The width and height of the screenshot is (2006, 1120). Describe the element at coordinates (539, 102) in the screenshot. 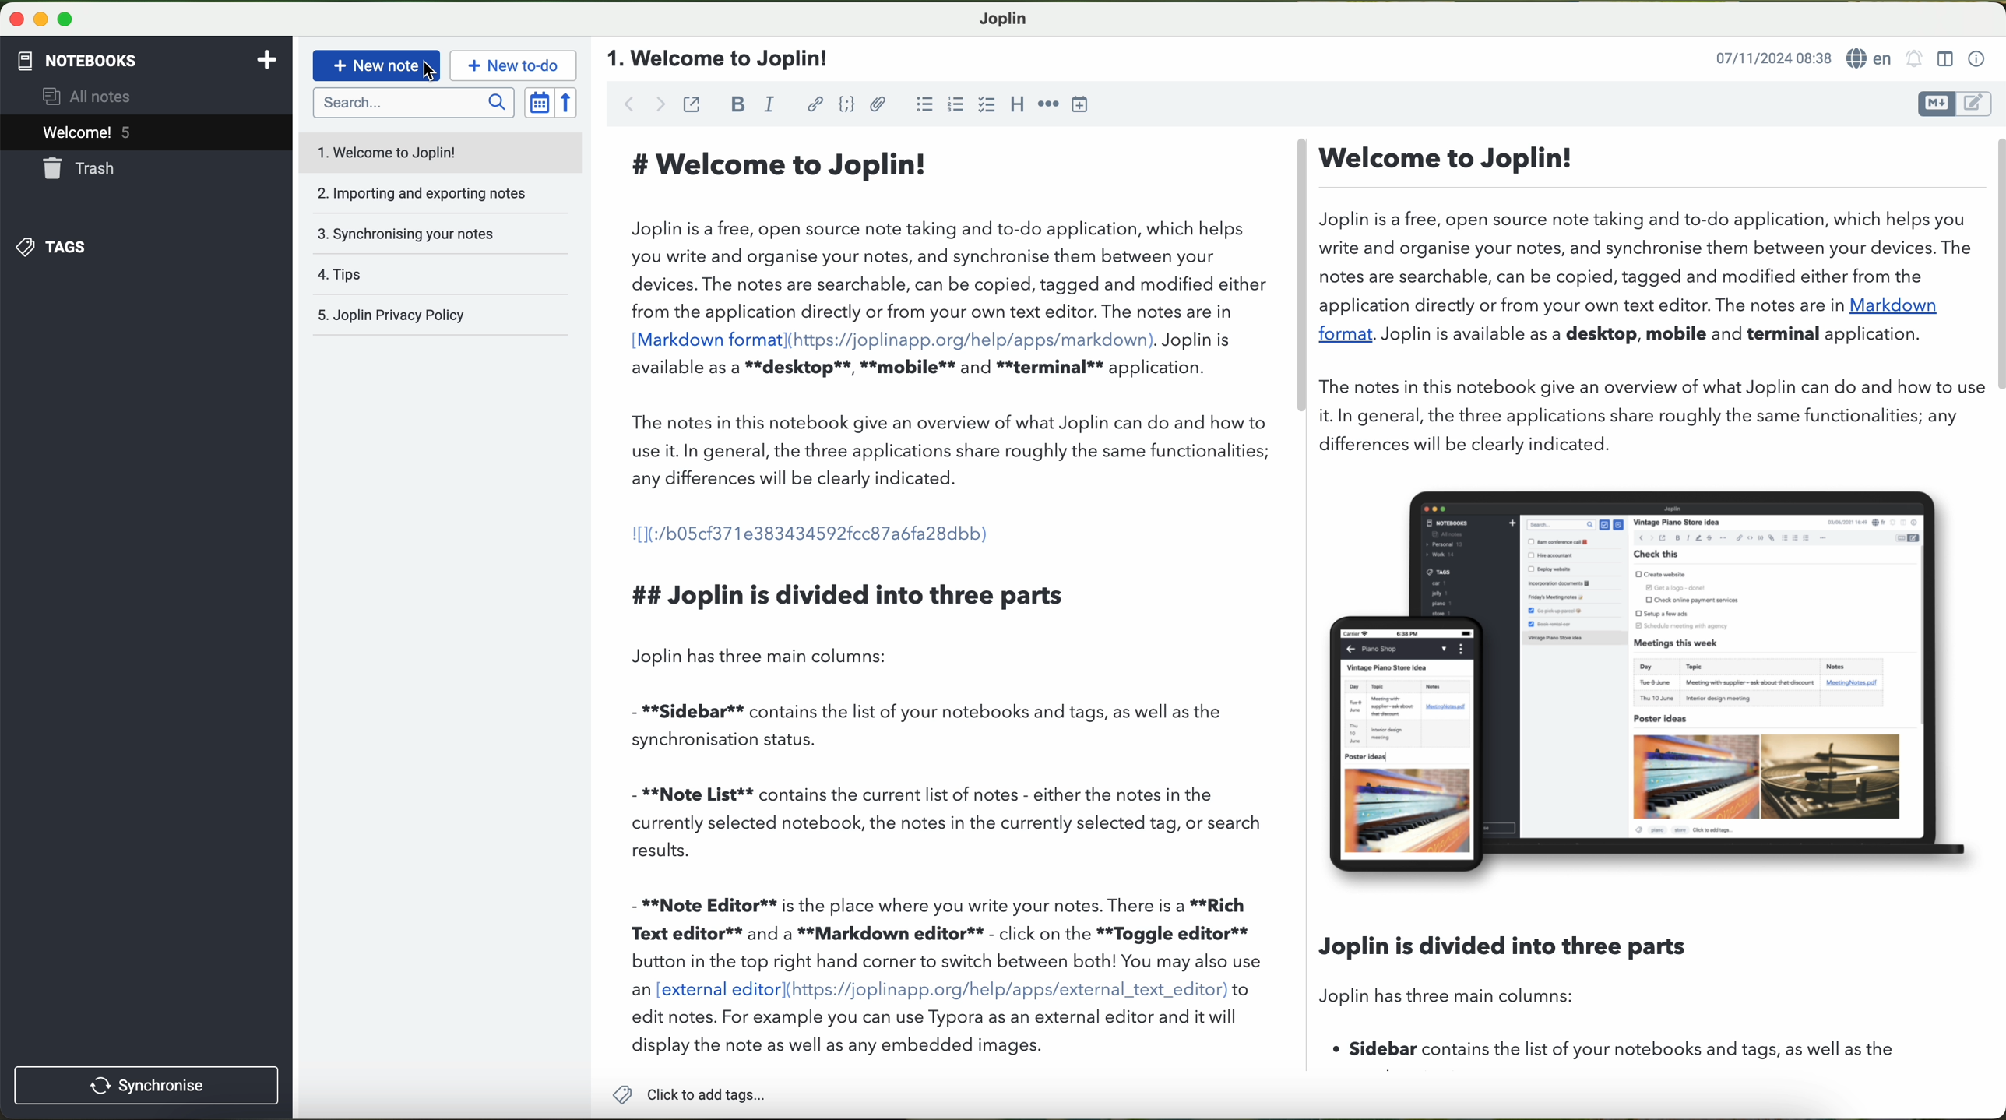

I see `toggle sort order field` at that location.